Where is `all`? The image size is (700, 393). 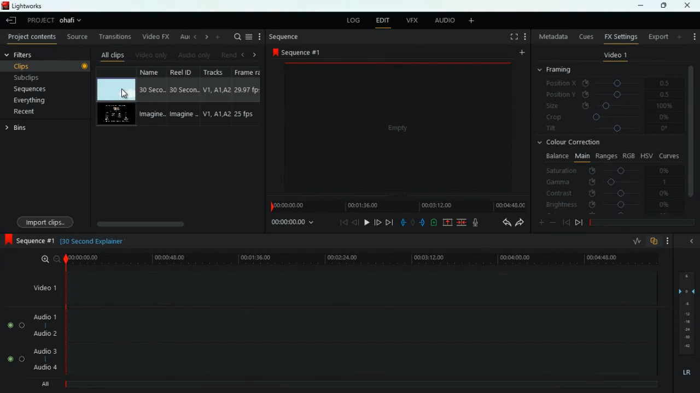
all is located at coordinates (43, 385).